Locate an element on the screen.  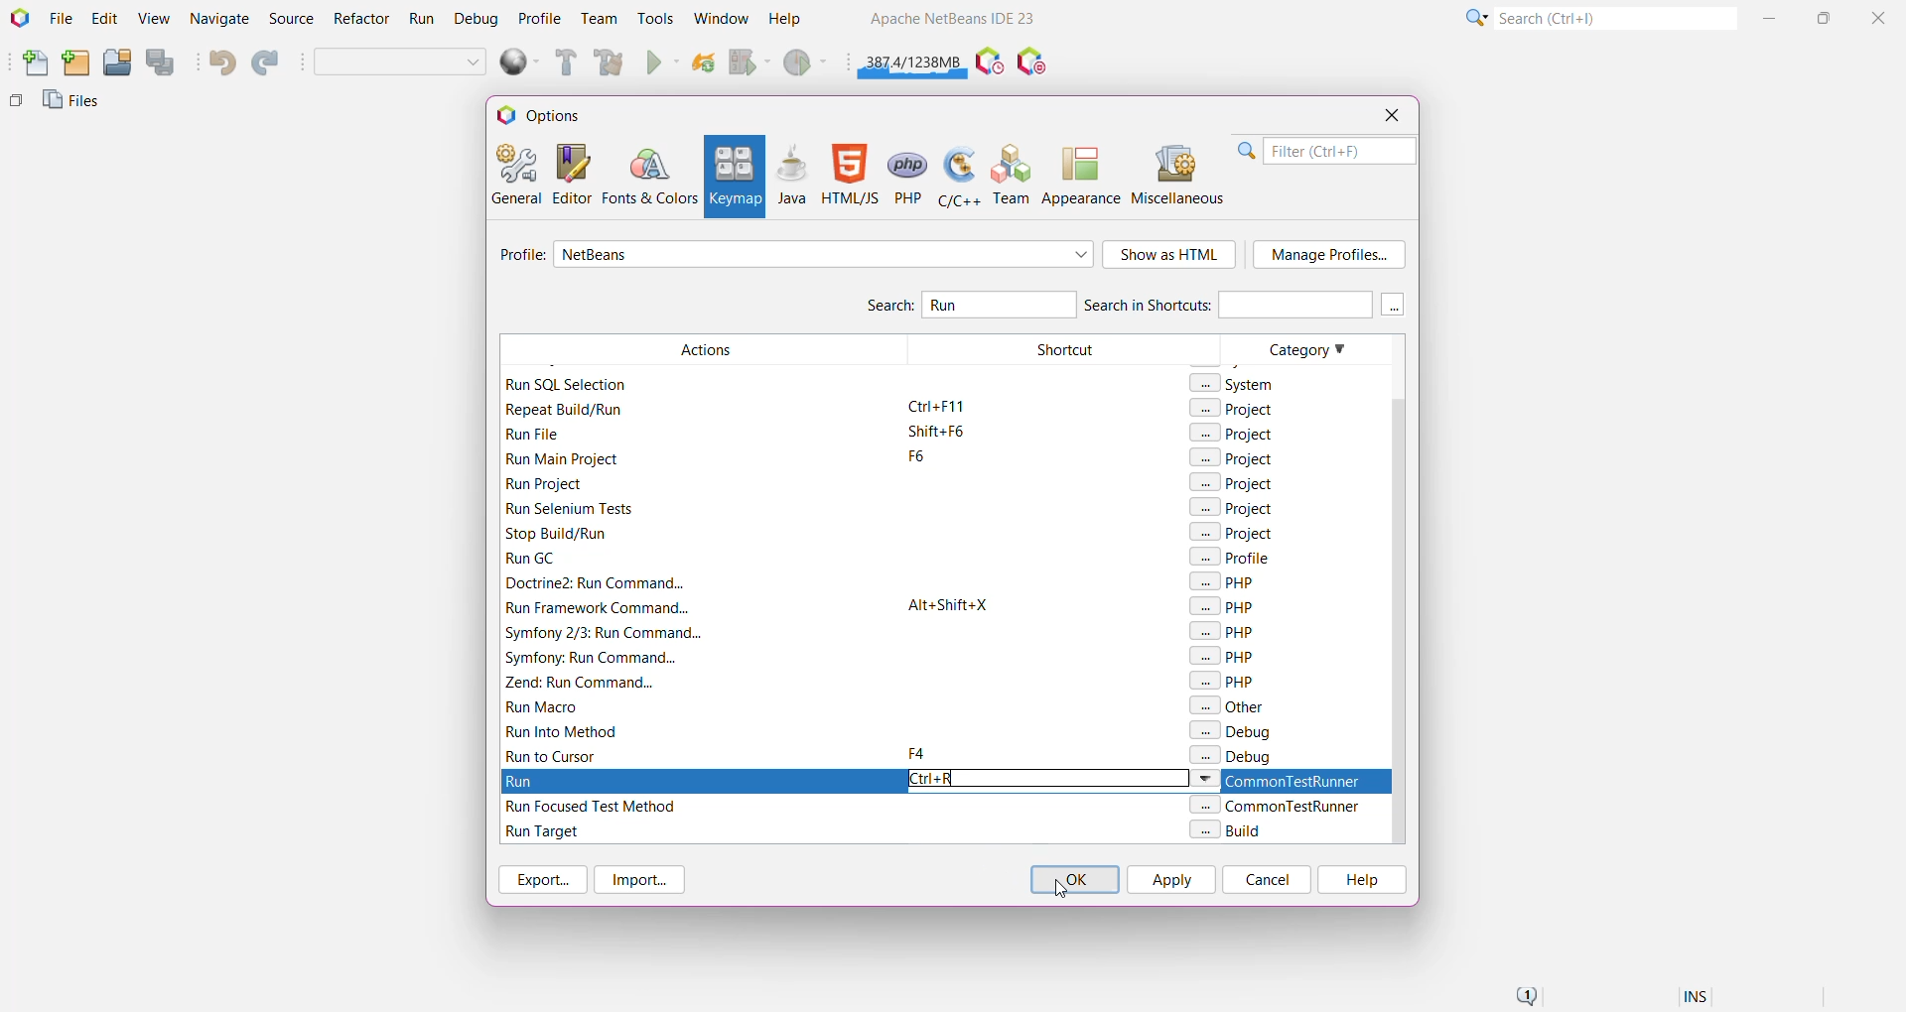
Click to force garbage collection is located at coordinates (913, 60).